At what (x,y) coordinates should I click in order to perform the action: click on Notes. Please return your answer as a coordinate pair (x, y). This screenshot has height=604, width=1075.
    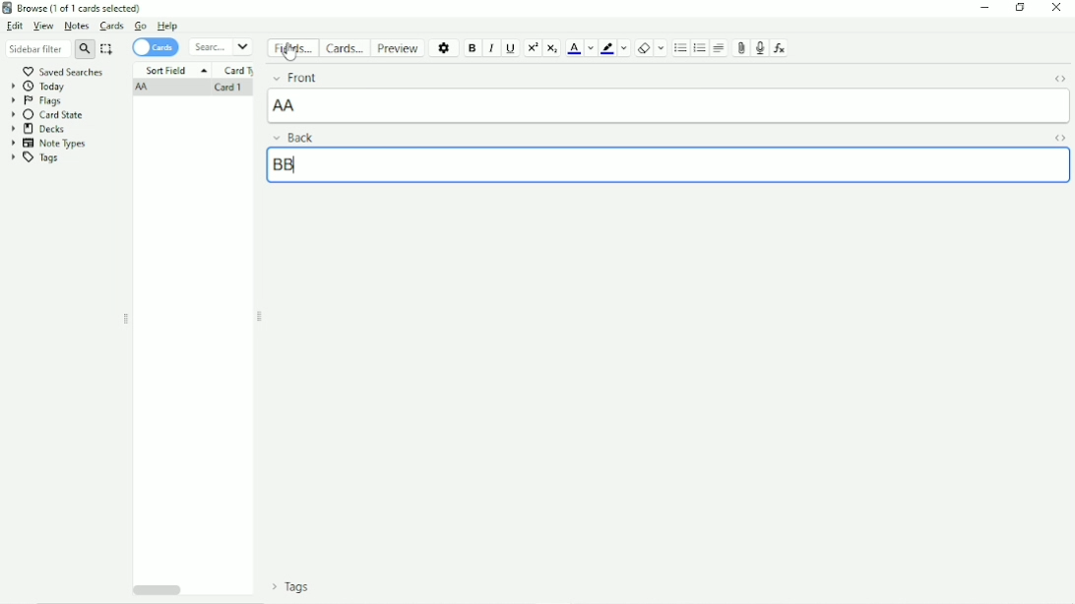
    Looking at the image, I should click on (77, 26).